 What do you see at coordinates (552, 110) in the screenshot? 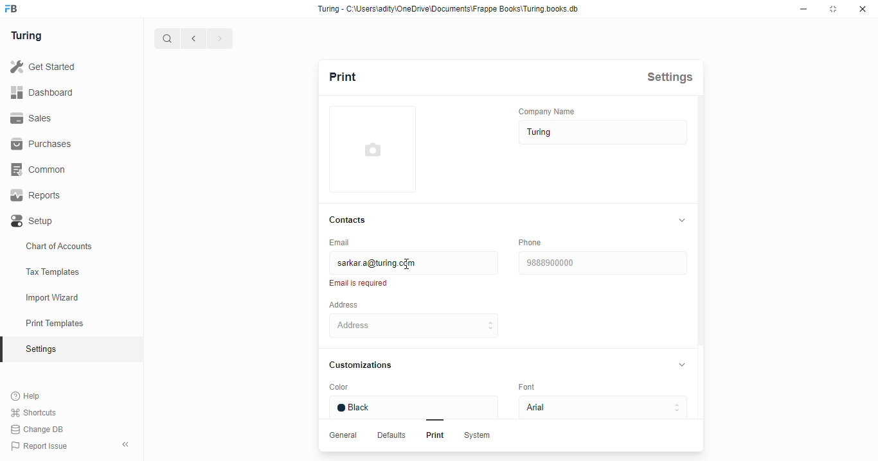
I see `‘Company Name` at bounding box center [552, 110].